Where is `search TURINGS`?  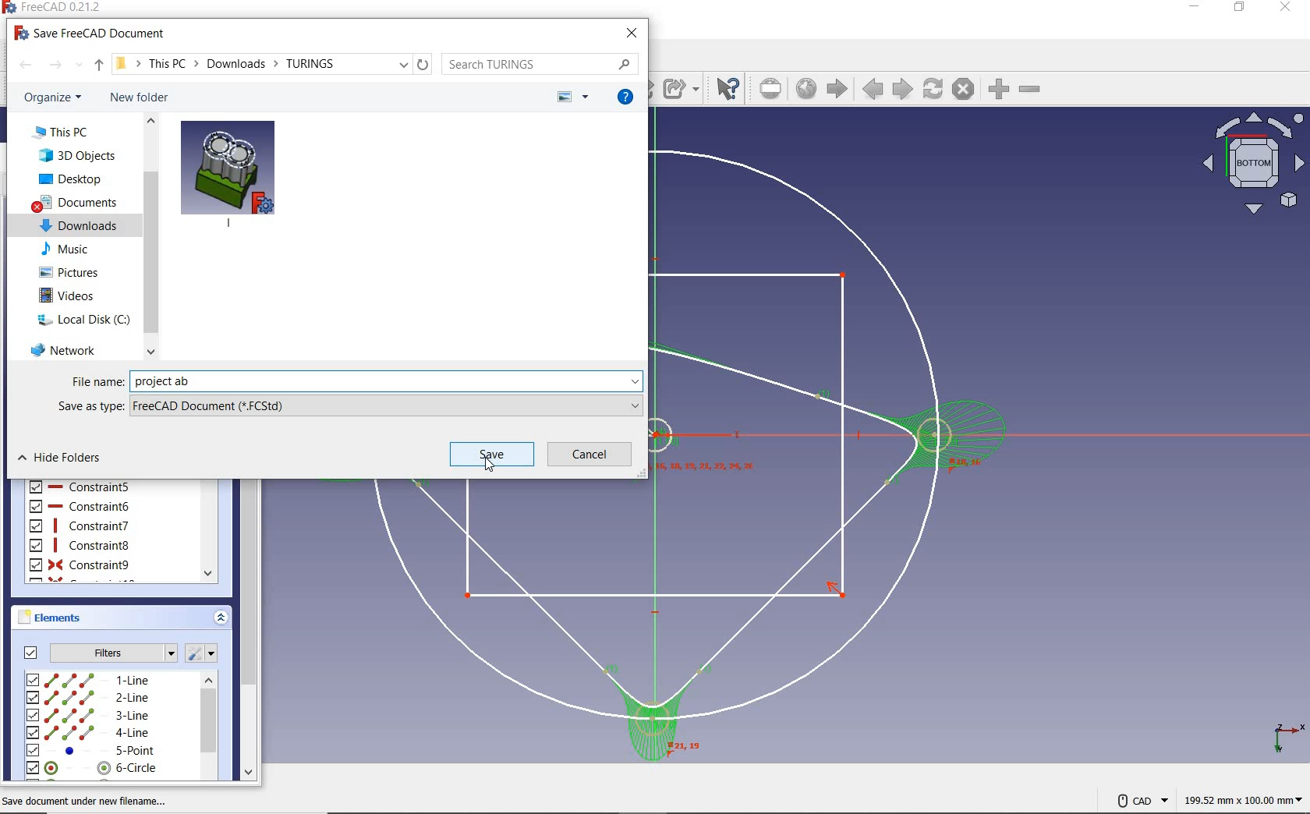 search TURINGS is located at coordinates (540, 64).